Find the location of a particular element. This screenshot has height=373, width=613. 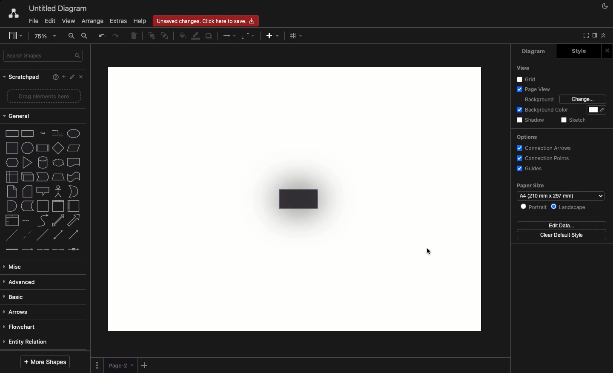

connector with 2 labels is located at coordinates (43, 250).